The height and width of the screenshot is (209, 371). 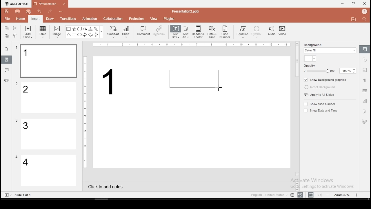 What do you see at coordinates (101, 32) in the screenshot?
I see `` at bounding box center [101, 32].